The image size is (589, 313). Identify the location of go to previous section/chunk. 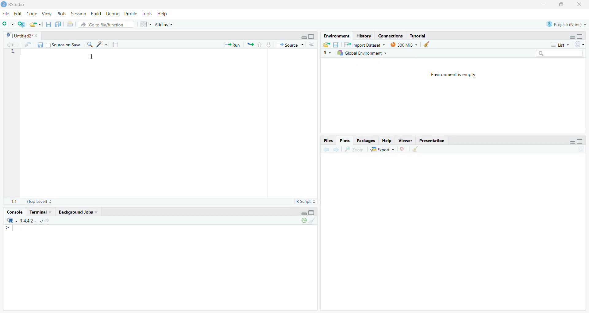
(259, 45).